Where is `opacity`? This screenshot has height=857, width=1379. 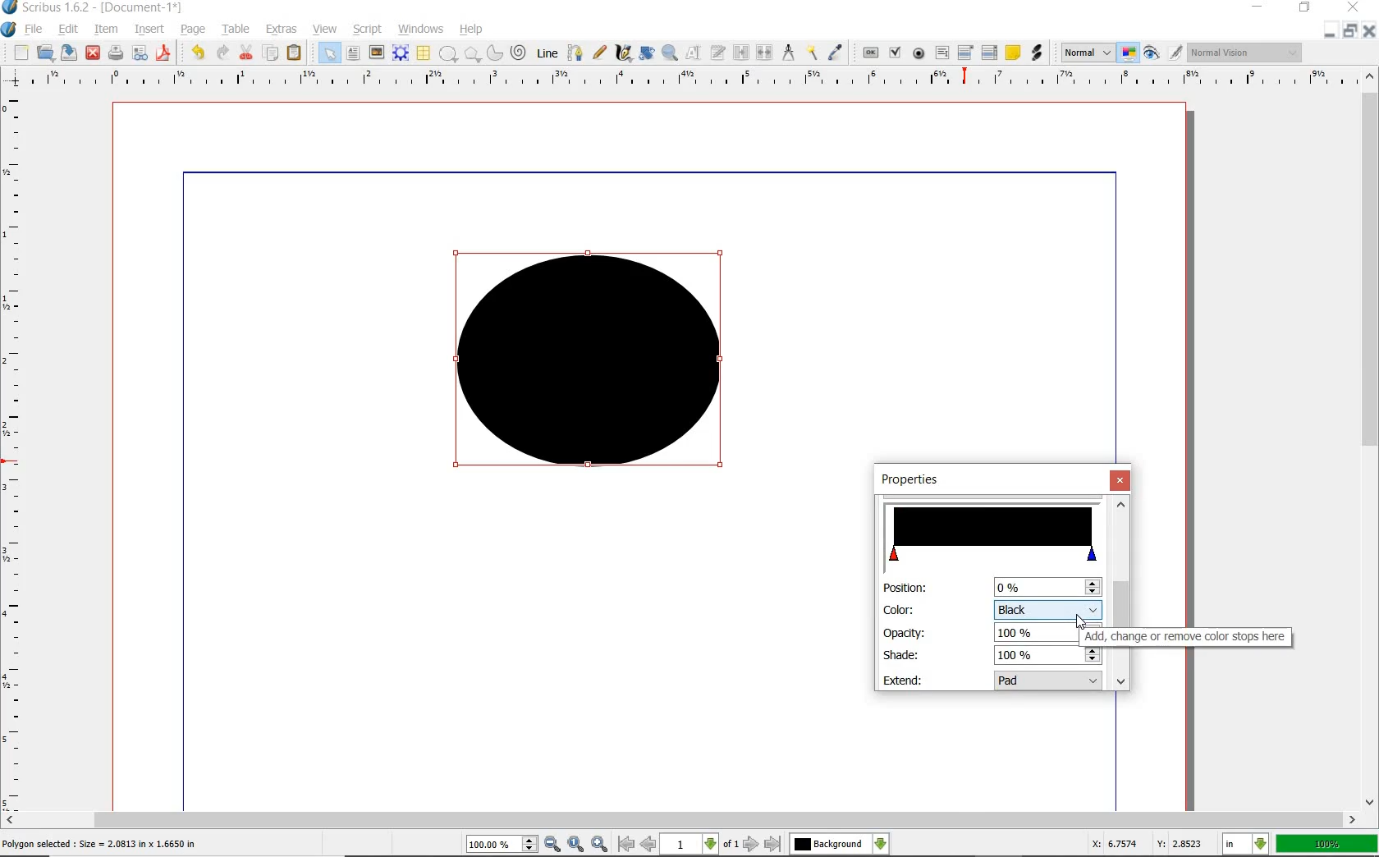 opacity is located at coordinates (906, 632).